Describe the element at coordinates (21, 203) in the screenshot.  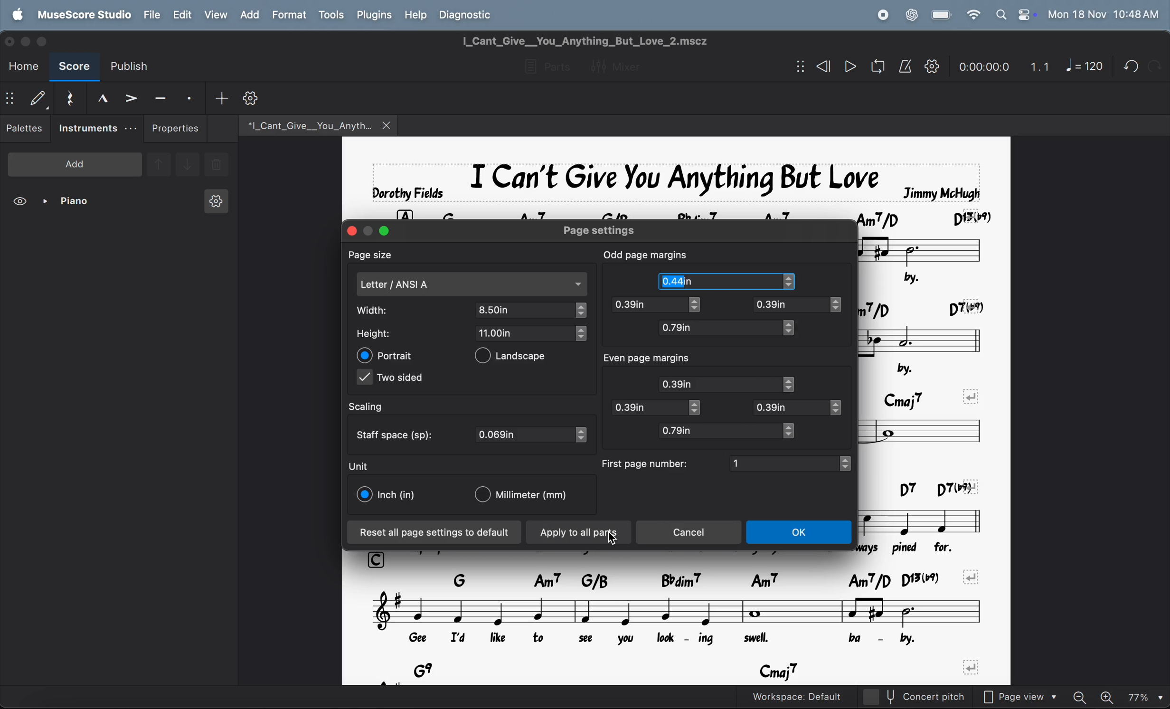
I see `view` at that location.